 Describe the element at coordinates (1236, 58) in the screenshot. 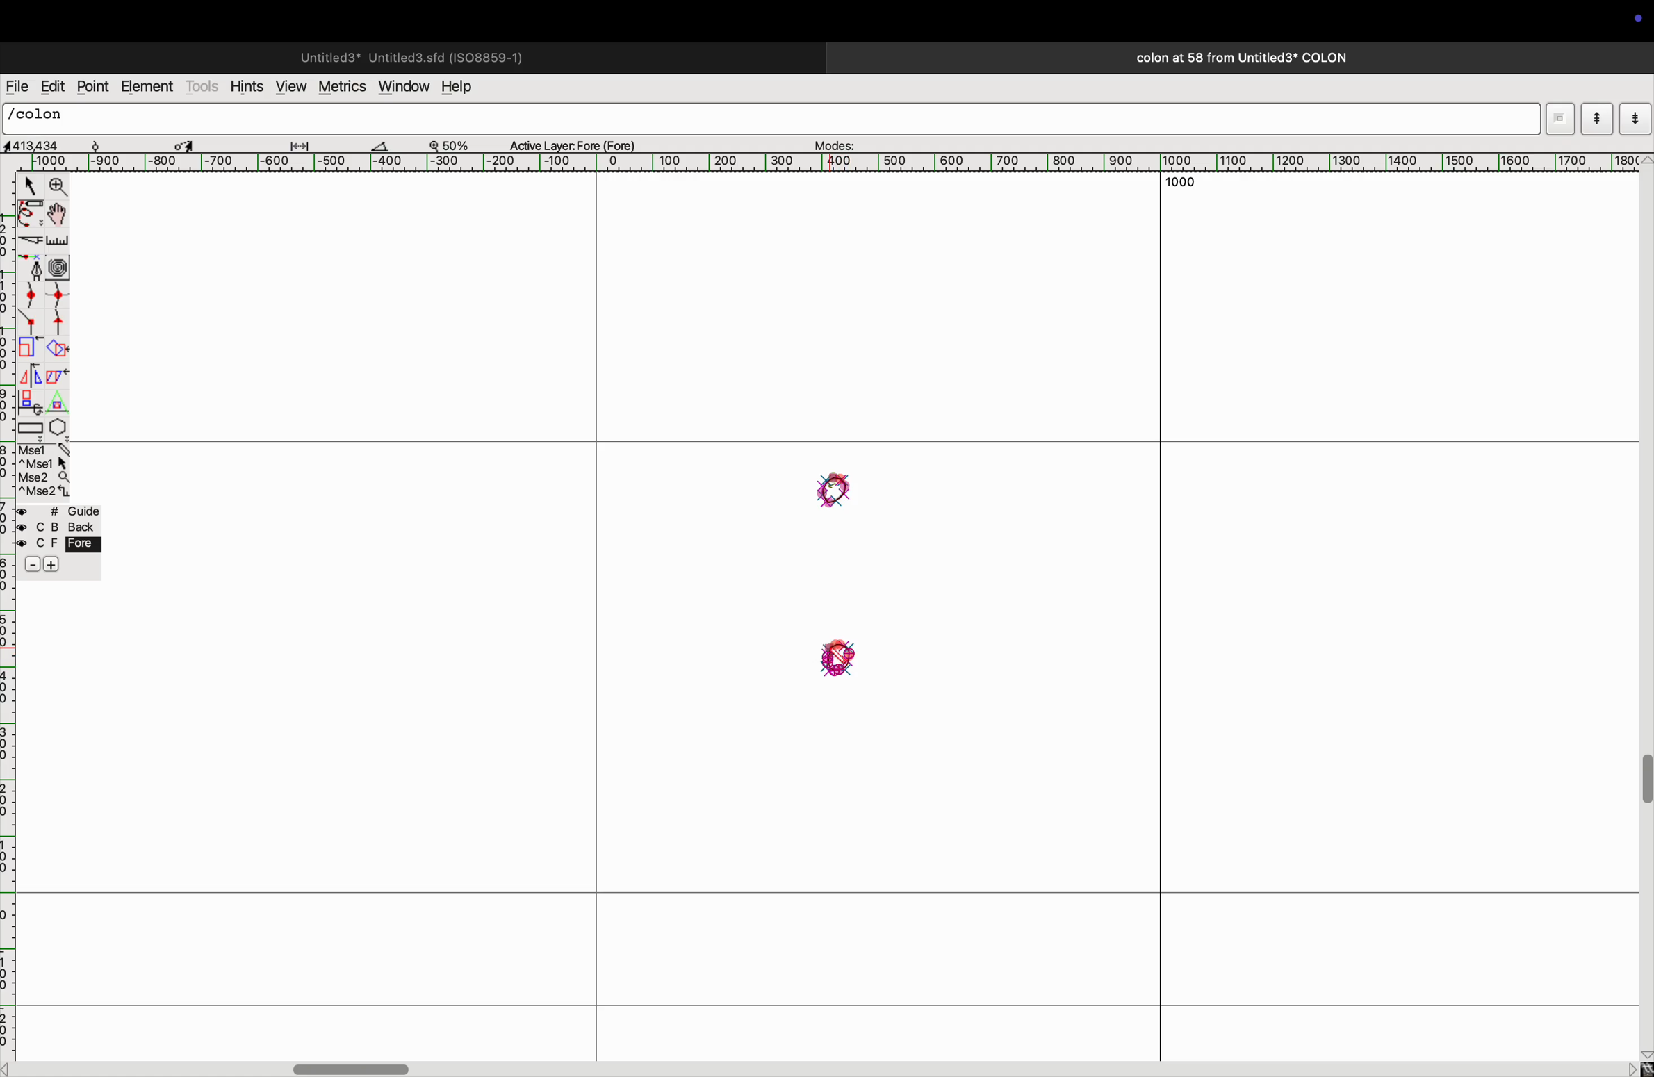

I see `colon title` at that location.